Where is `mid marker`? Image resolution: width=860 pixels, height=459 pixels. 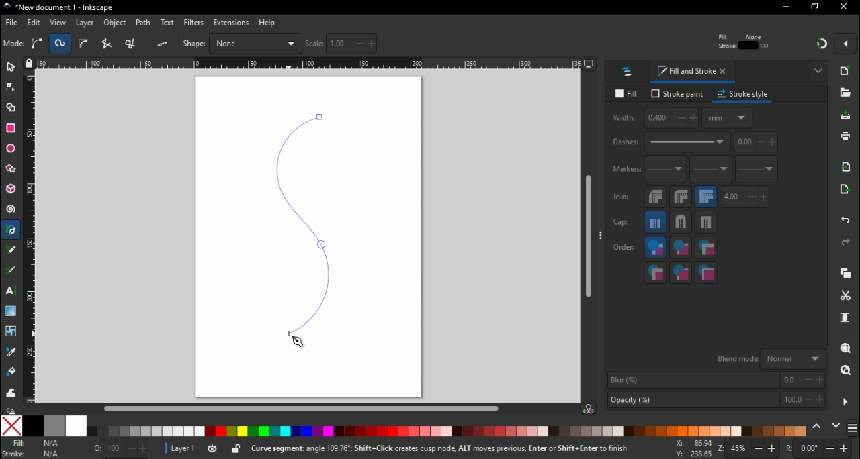
mid marker is located at coordinates (713, 172).